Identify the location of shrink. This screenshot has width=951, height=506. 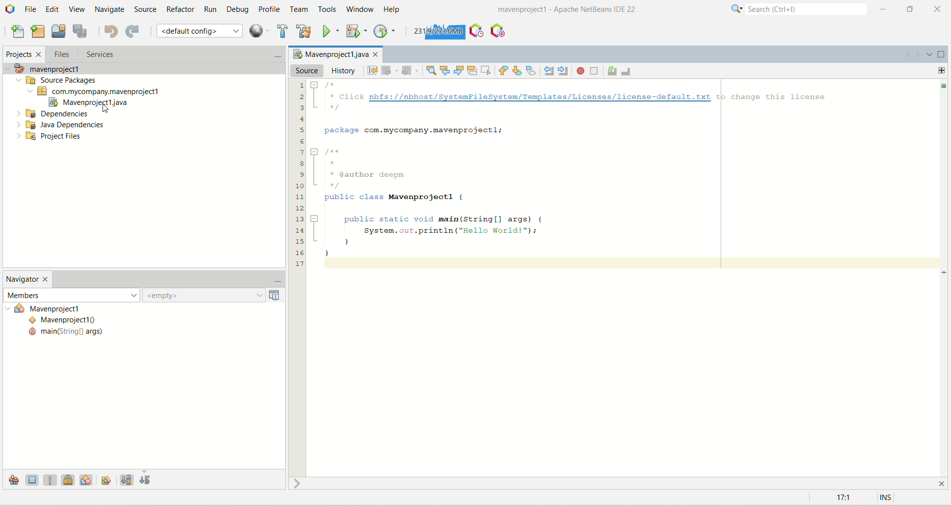
(299, 483).